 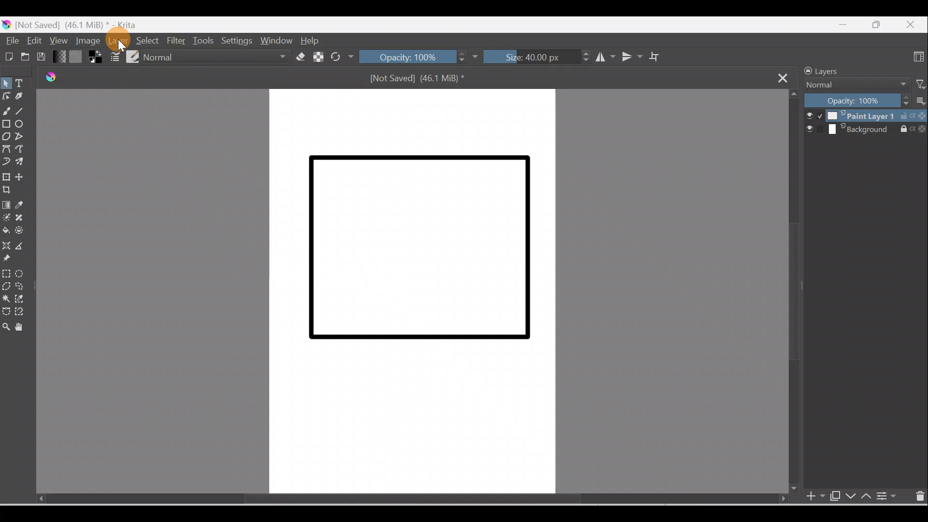 What do you see at coordinates (888, 496) in the screenshot?
I see `View/Change layer properties` at bounding box center [888, 496].